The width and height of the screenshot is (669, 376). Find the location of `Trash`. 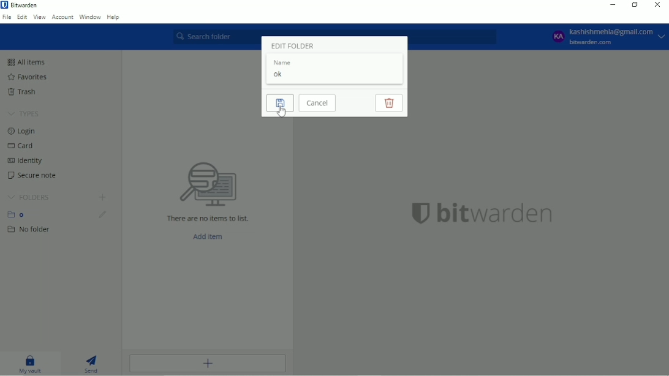

Trash is located at coordinates (24, 92).